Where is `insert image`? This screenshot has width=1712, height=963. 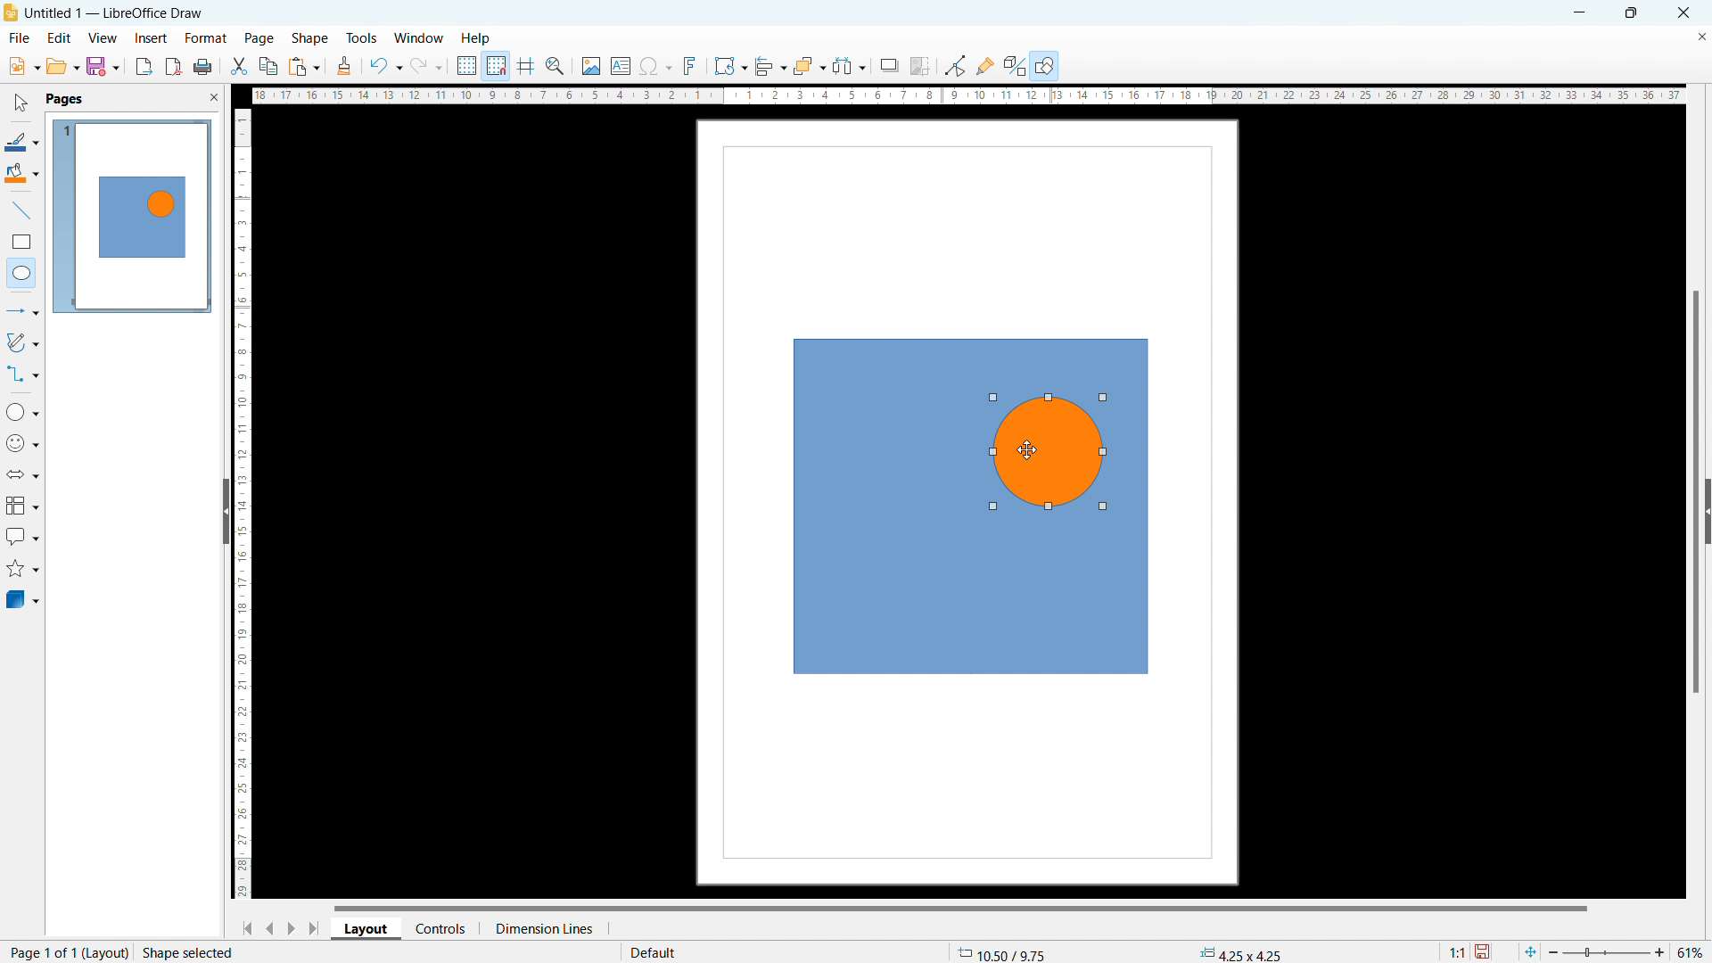
insert image is located at coordinates (590, 66).